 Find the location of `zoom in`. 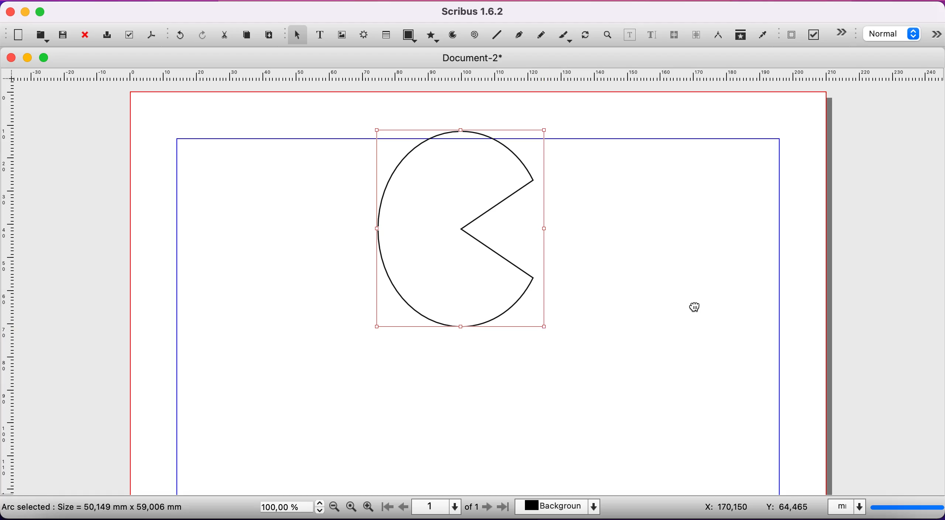

zoom in is located at coordinates (370, 505).